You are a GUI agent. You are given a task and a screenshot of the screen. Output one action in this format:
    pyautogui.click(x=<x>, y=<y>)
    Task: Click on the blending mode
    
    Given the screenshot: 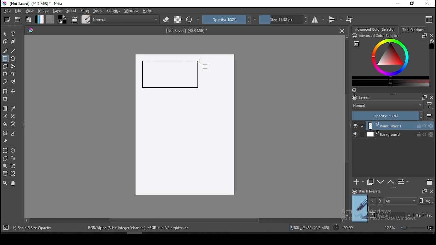 What is the action you would take?
    pyautogui.click(x=387, y=106)
    